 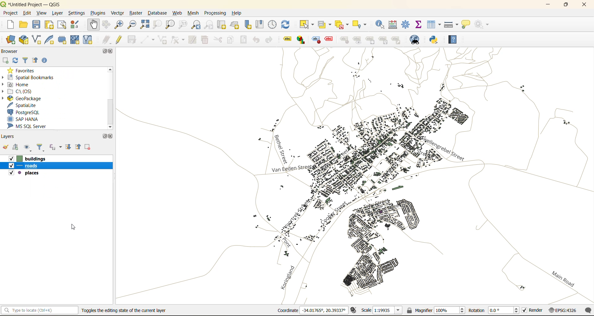 I want to click on zoom full, so click(x=144, y=24).